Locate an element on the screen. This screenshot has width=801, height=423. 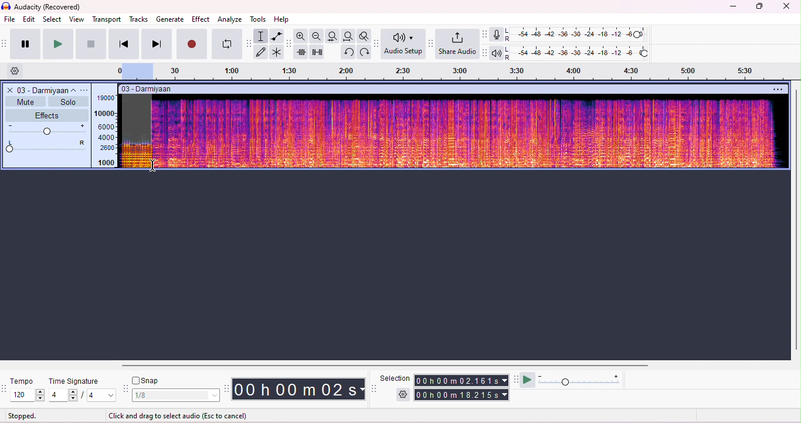
play at speed tool bar is located at coordinates (515, 378).